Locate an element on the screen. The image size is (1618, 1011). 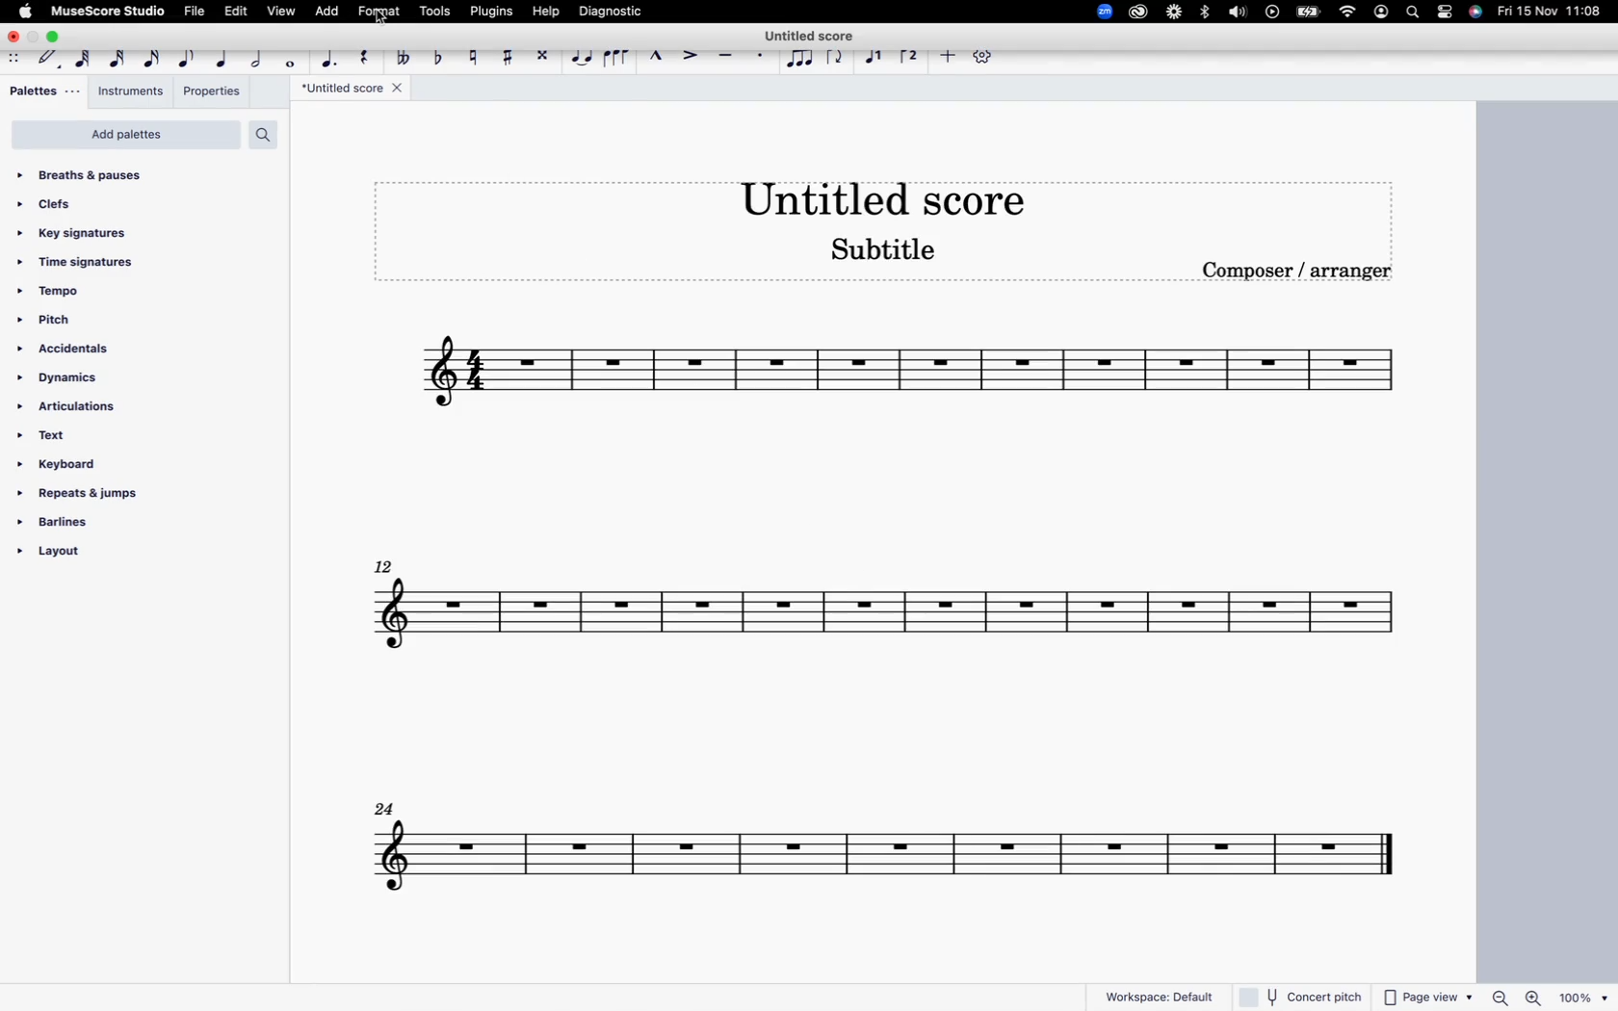
rest is located at coordinates (363, 57).